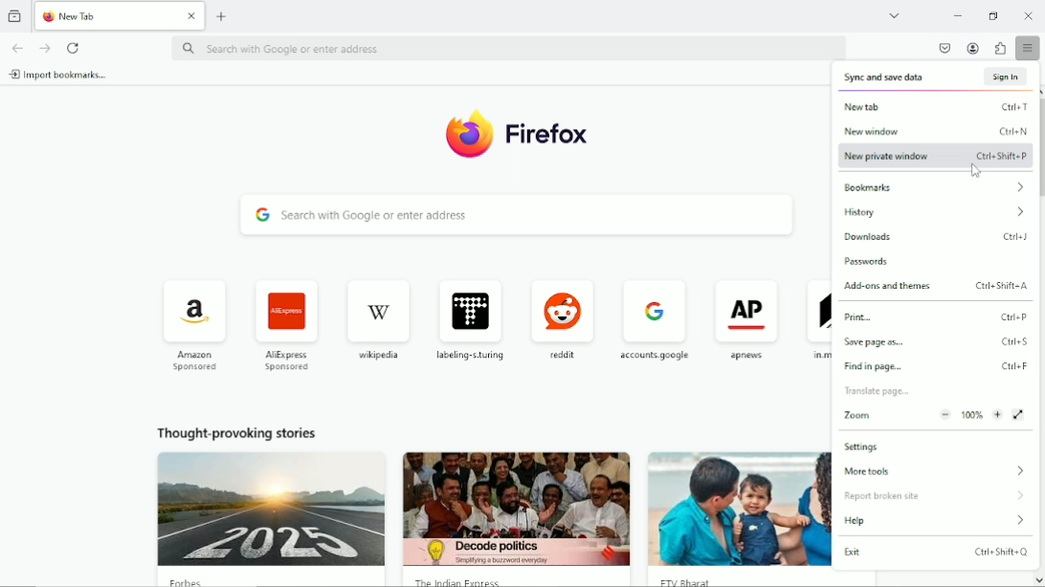  What do you see at coordinates (18, 47) in the screenshot?
I see `go back` at bounding box center [18, 47].